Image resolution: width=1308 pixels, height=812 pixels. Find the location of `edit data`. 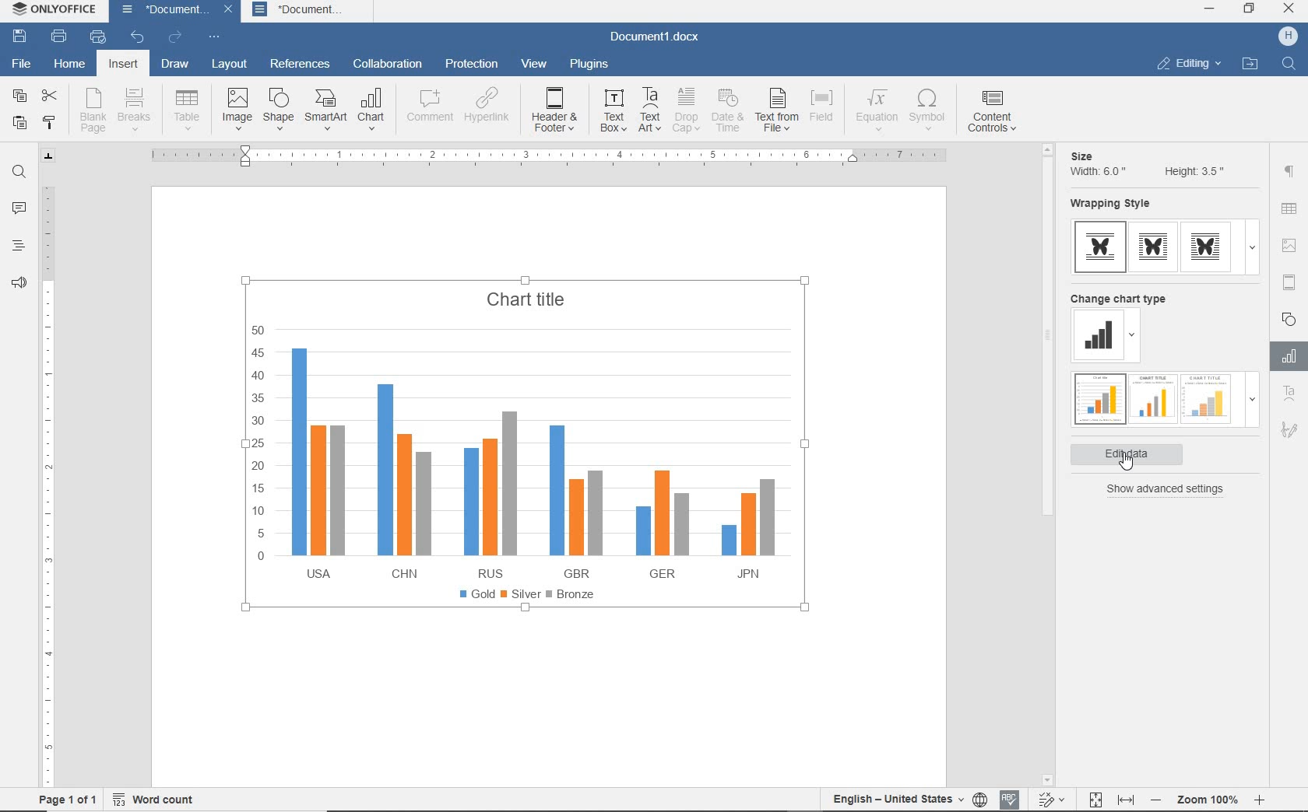

edit data is located at coordinates (1135, 454).